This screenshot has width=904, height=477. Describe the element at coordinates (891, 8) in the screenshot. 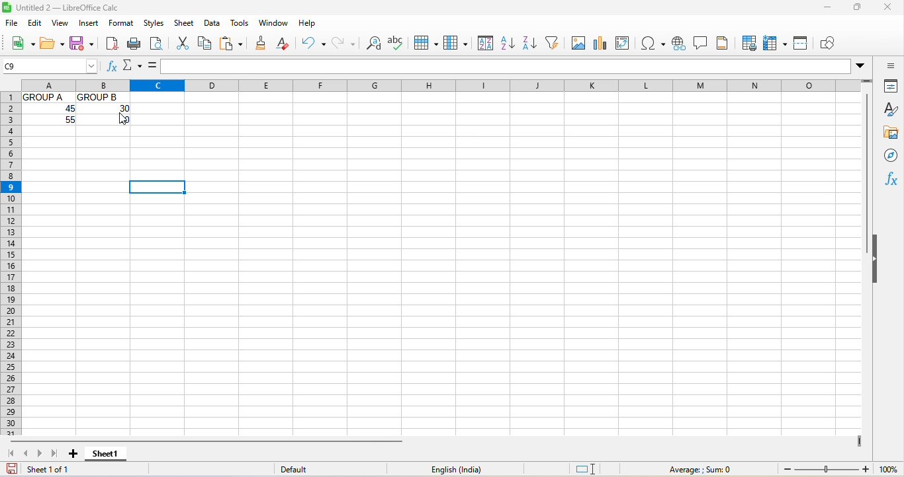

I see `close` at that location.